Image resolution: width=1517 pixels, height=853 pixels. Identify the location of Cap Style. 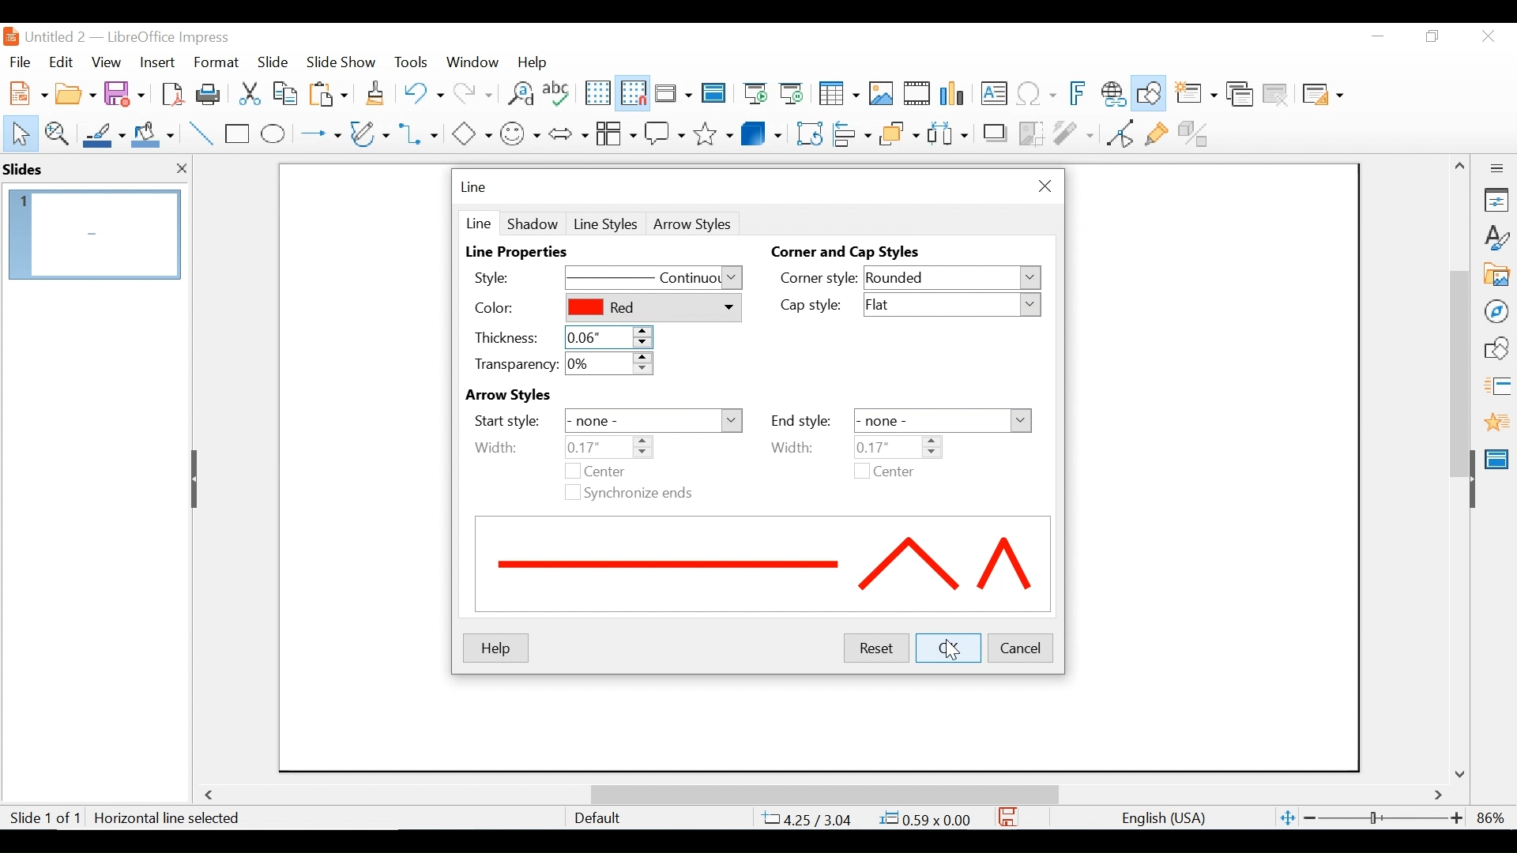
(817, 306).